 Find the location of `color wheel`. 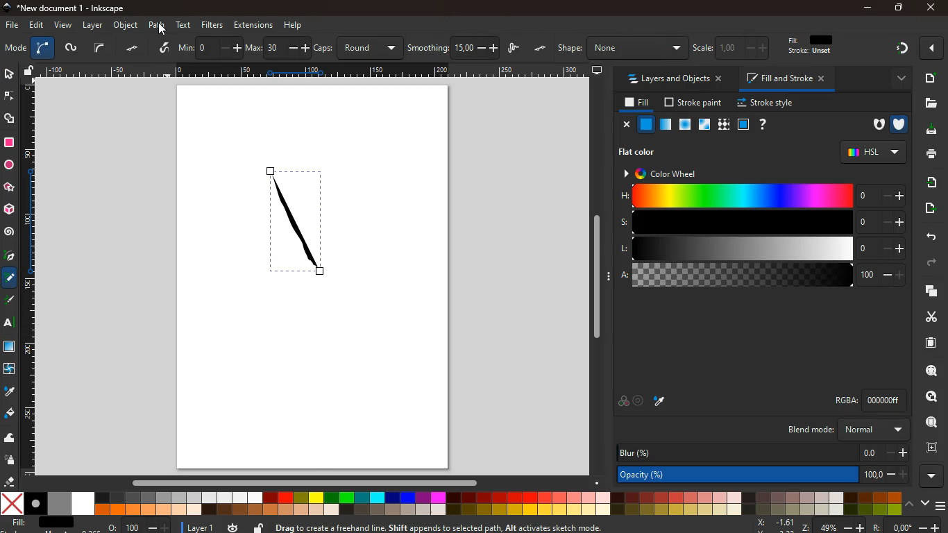

color wheel is located at coordinates (670, 174).